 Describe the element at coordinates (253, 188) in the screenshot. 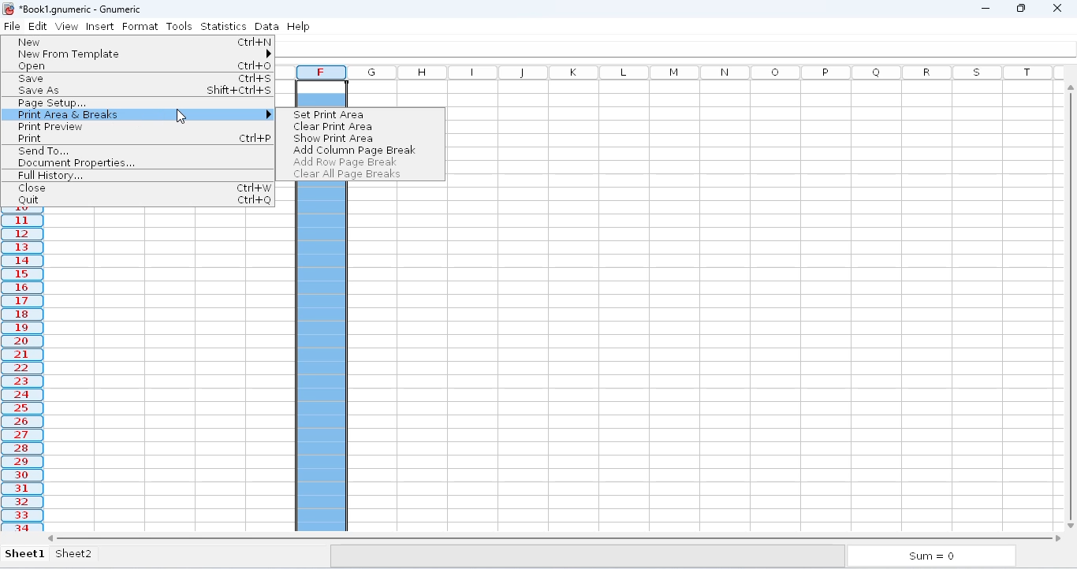

I see `shortcut for close` at that location.